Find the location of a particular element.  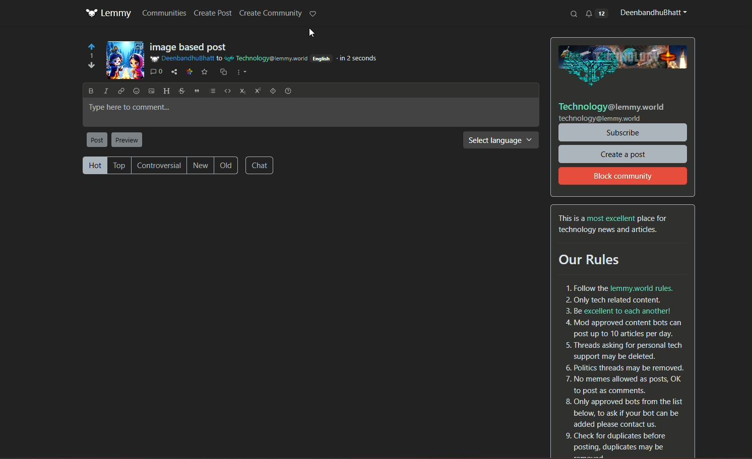

Strikethrough is located at coordinates (180, 90).